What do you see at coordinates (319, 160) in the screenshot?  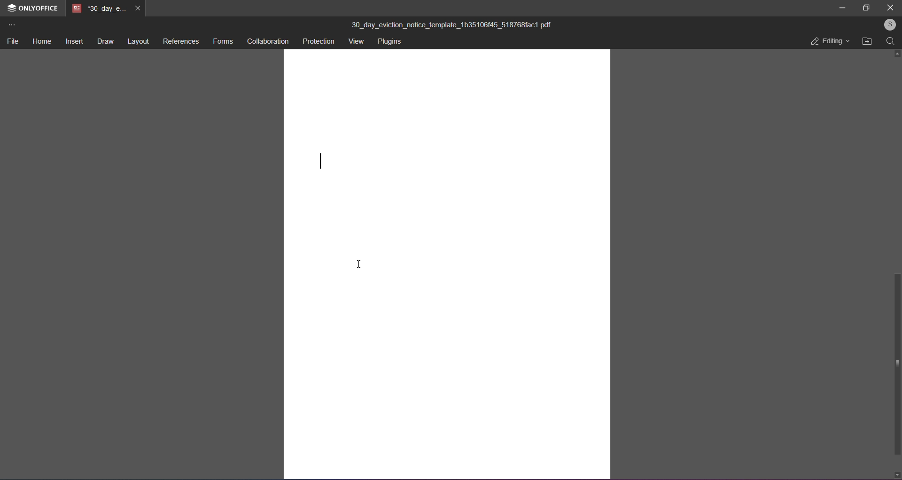 I see `start writing` at bounding box center [319, 160].